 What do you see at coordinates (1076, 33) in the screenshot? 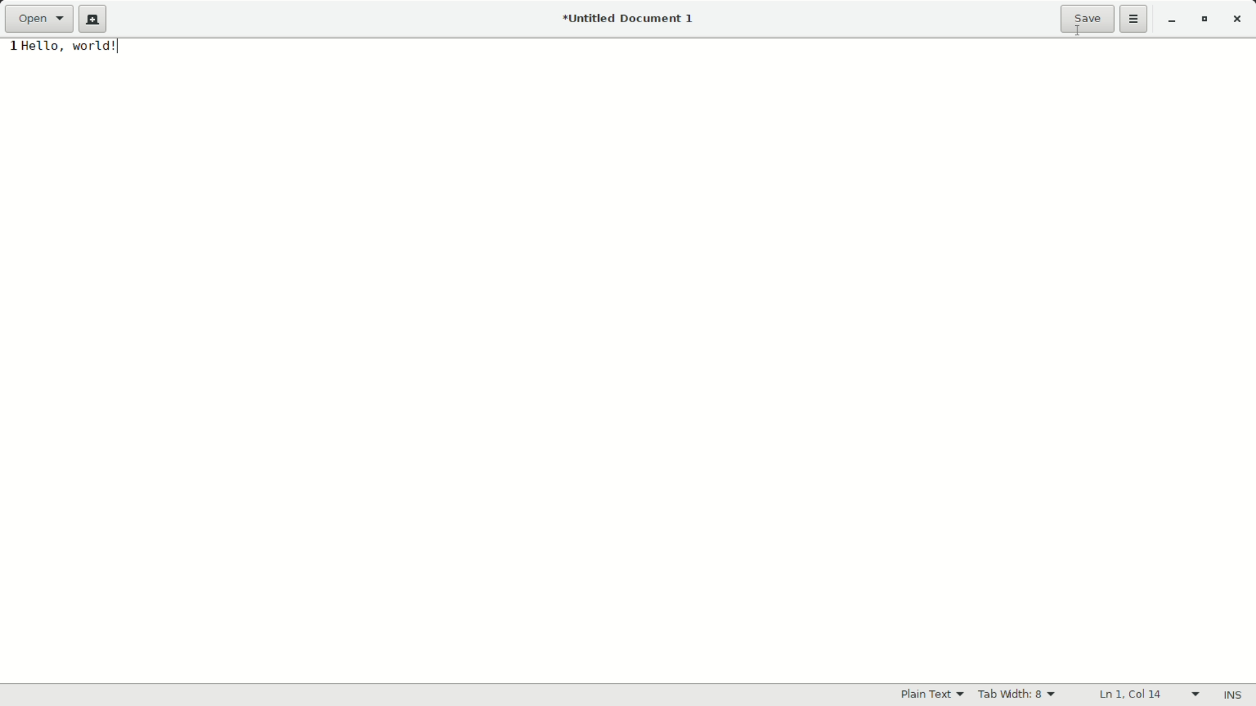
I see `cursor` at bounding box center [1076, 33].